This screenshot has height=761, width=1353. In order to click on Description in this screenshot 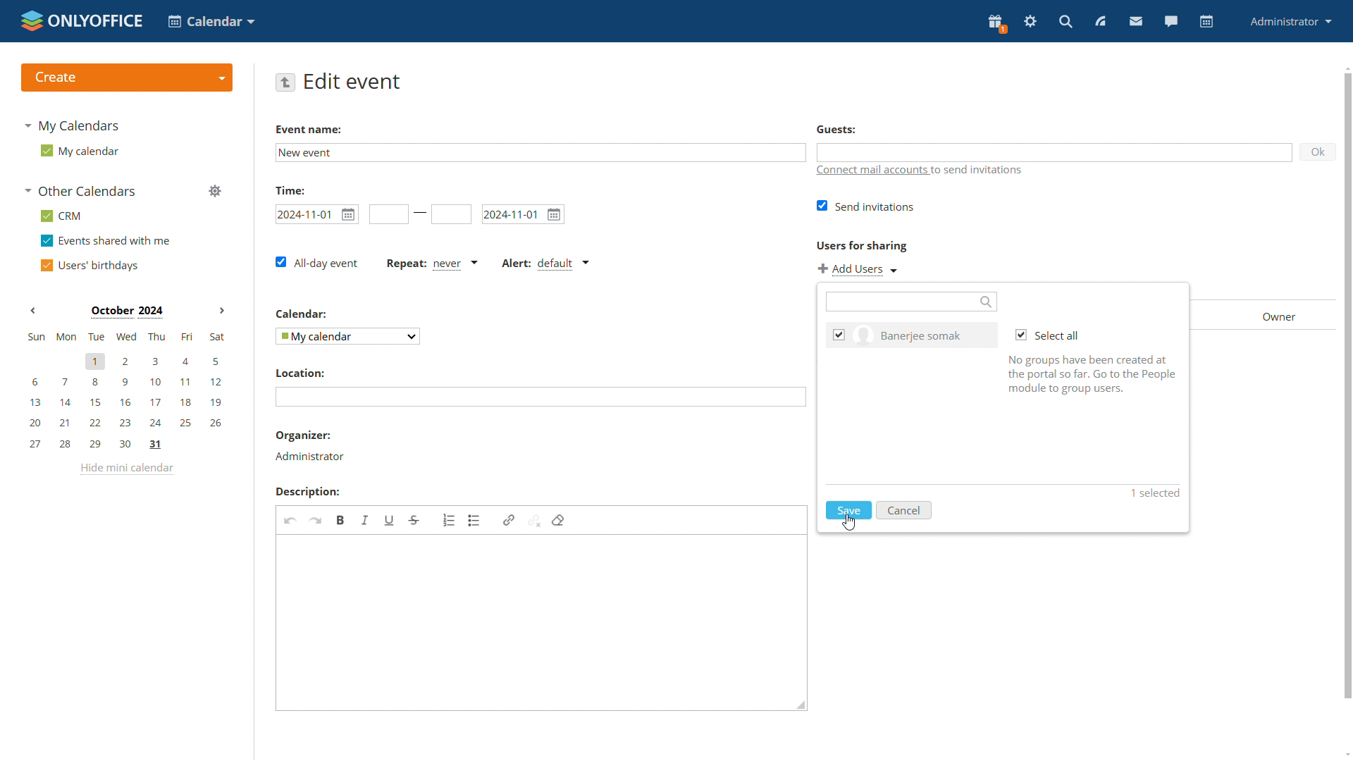, I will do `click(307, 493)`.